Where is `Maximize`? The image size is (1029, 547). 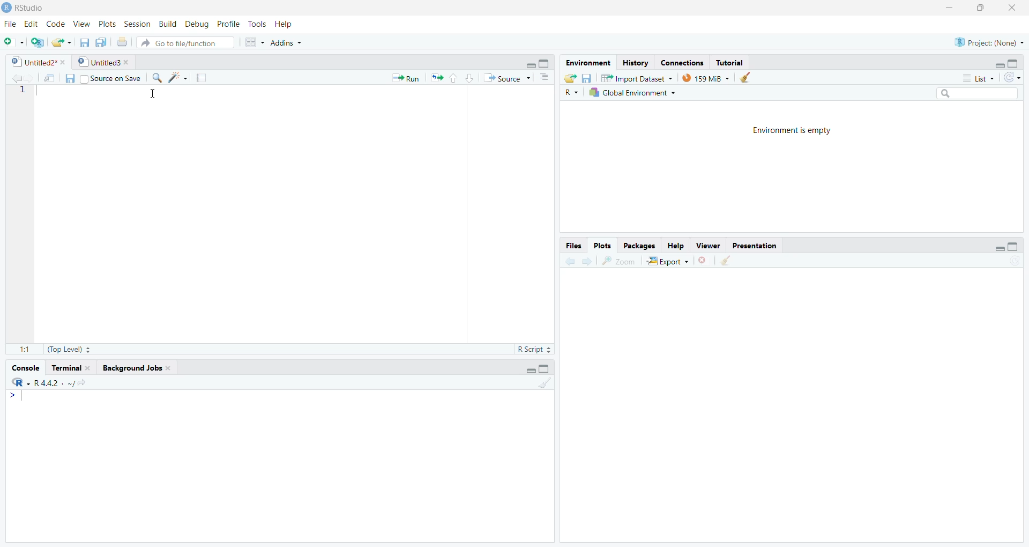 Maximize is located at coordinates (546, 368).